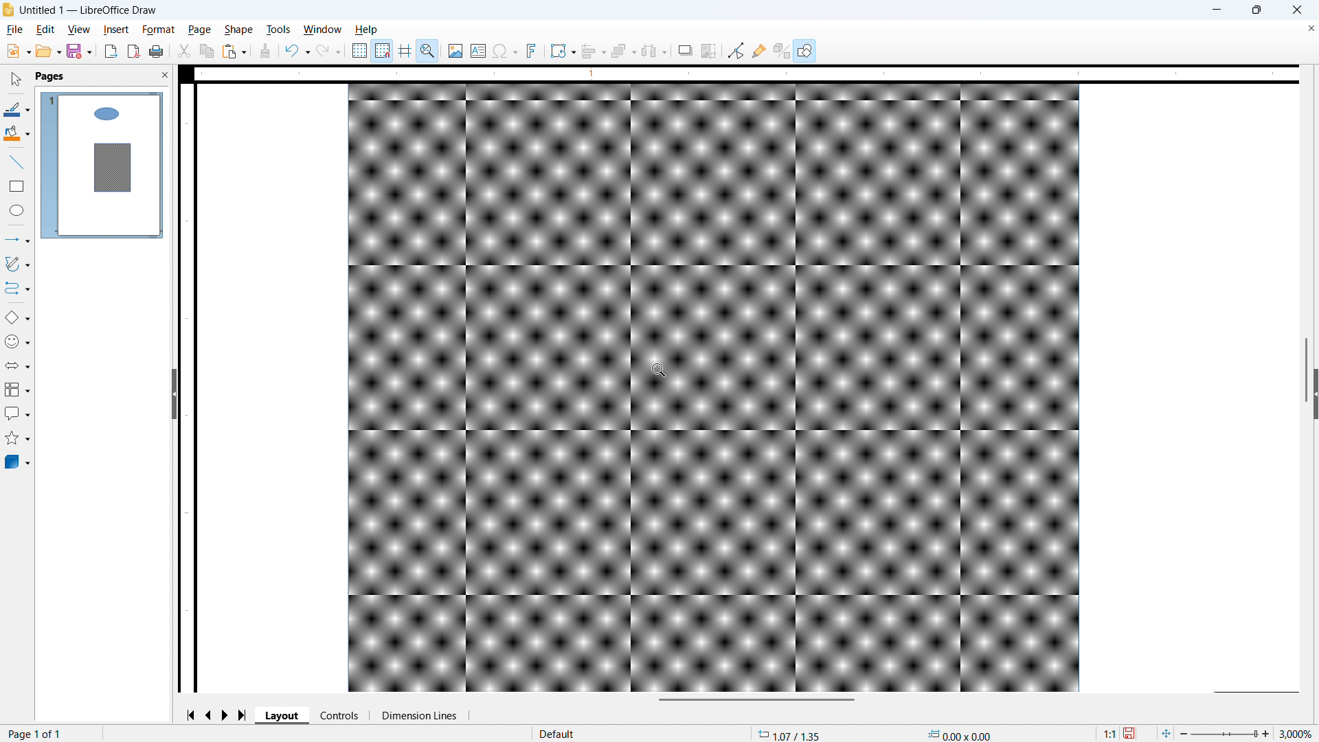 The height and width of the screenshot is (742, 1319). Describe the element at coordinates (18, 438) in the screenshot. I see `Stars and banners ` at that location.